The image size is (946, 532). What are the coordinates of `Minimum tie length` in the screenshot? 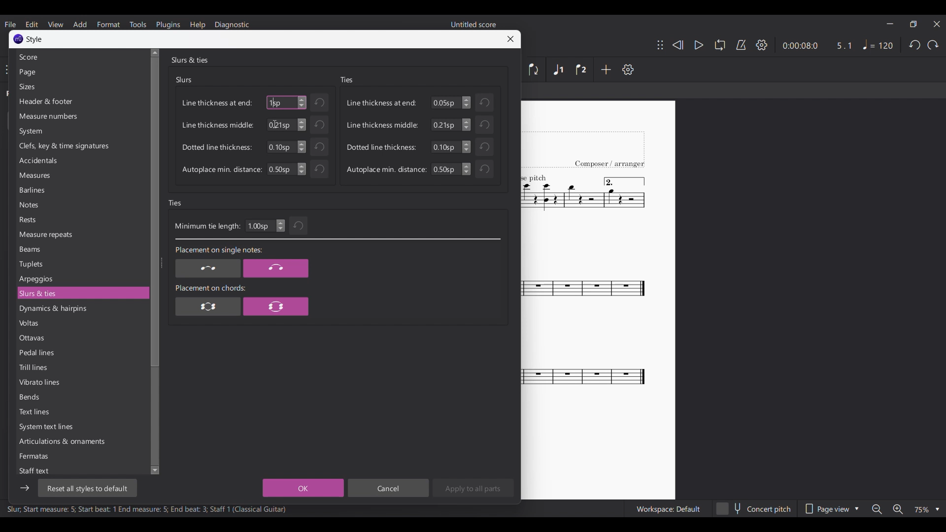 It's located at (207, 227).